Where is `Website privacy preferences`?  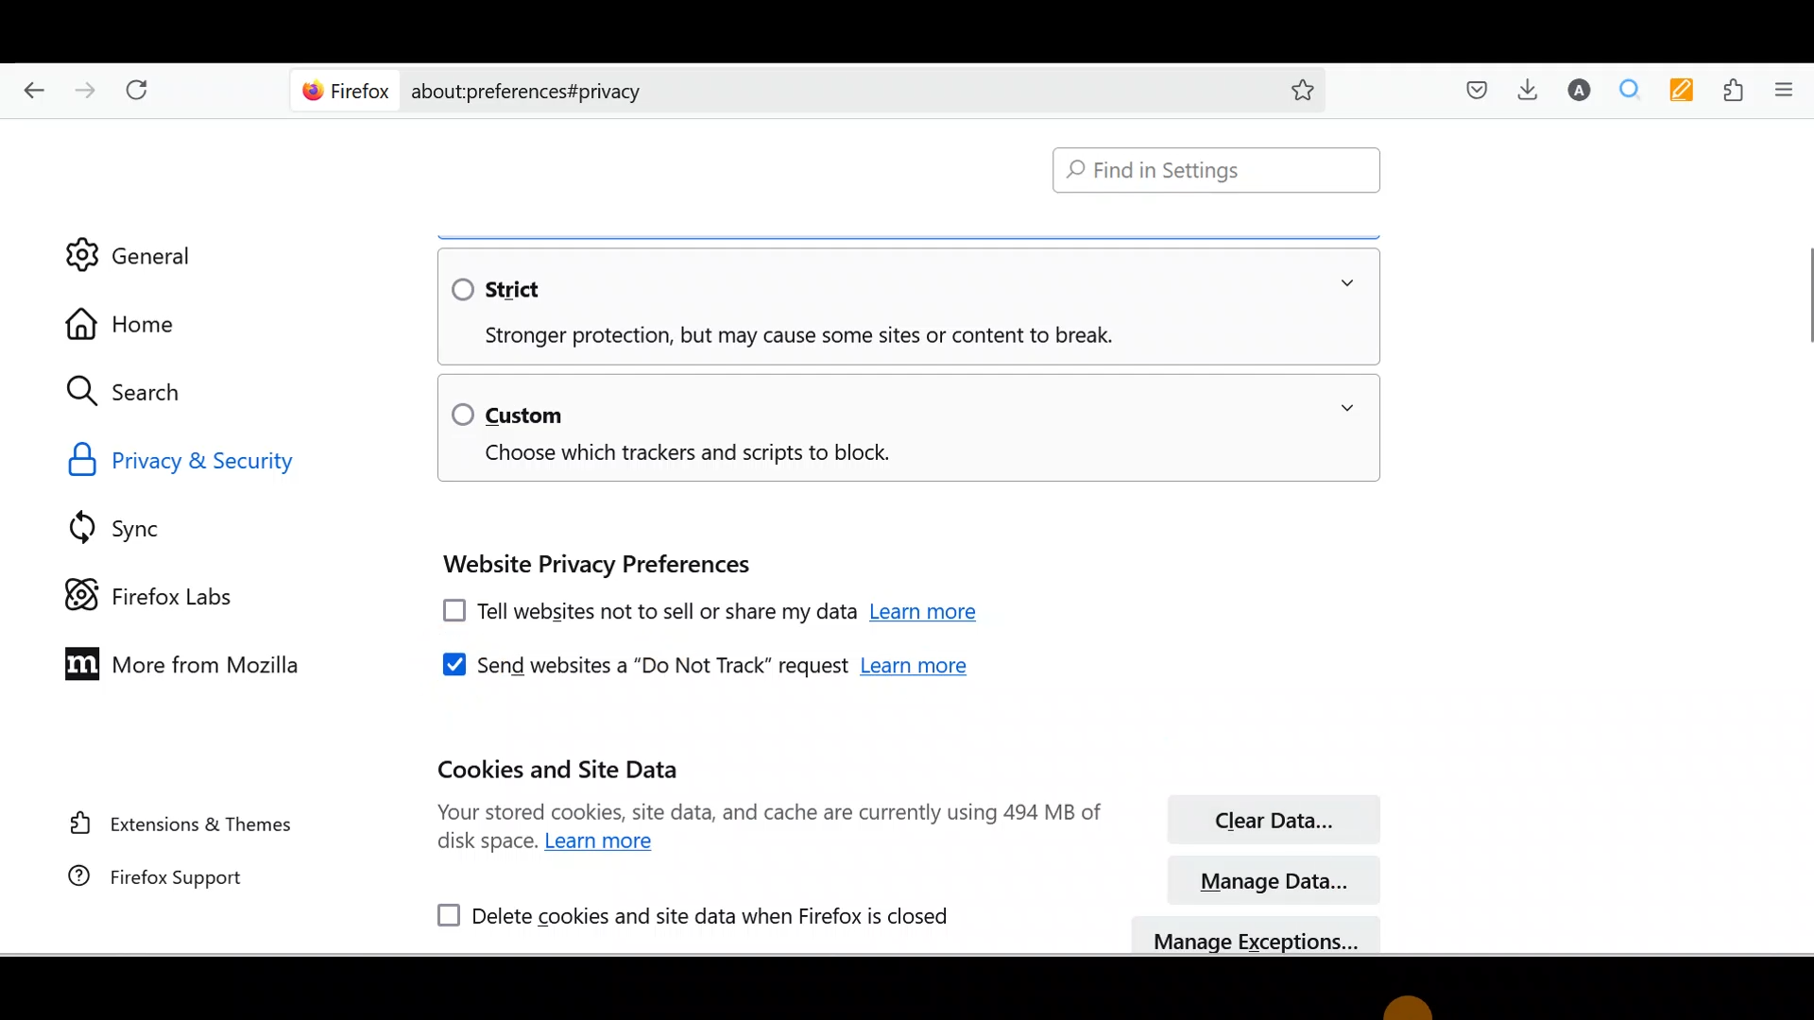 Website privacy preferences is located at coordinates (592, 564).